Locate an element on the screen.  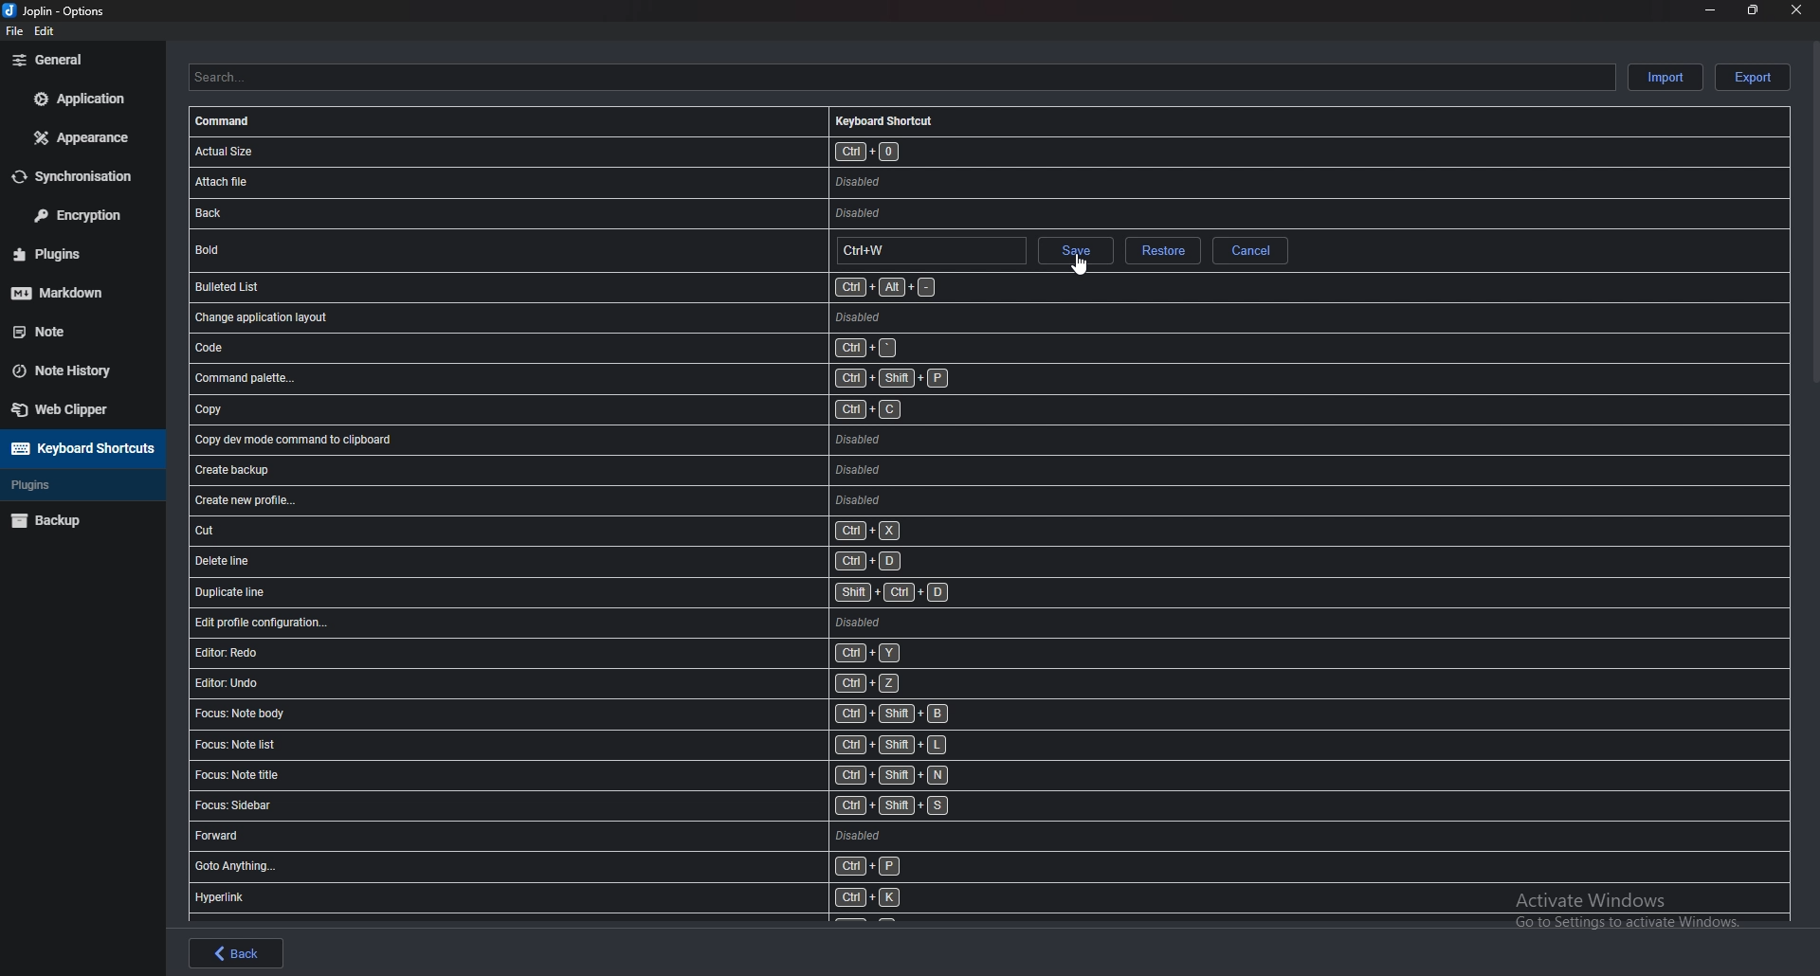
shortcut is located at coordinates (652, 562).